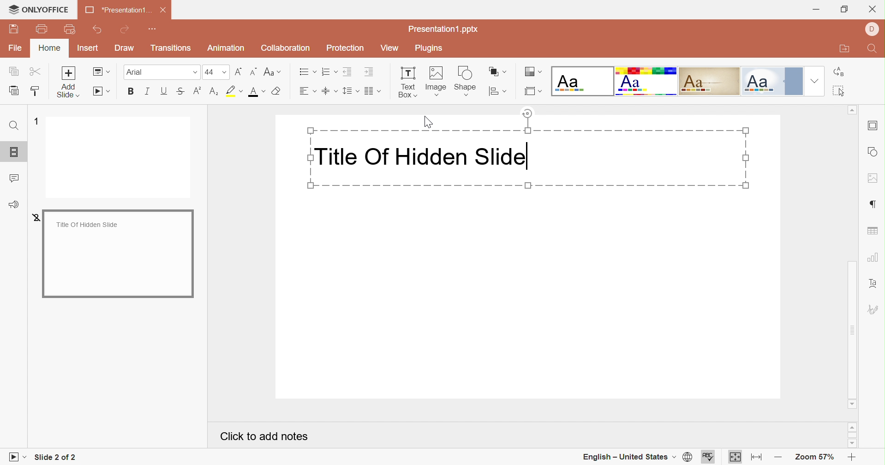  Describe the element at coordinates (876, 284) in the screenshot. I see `Text art settings` at that location.